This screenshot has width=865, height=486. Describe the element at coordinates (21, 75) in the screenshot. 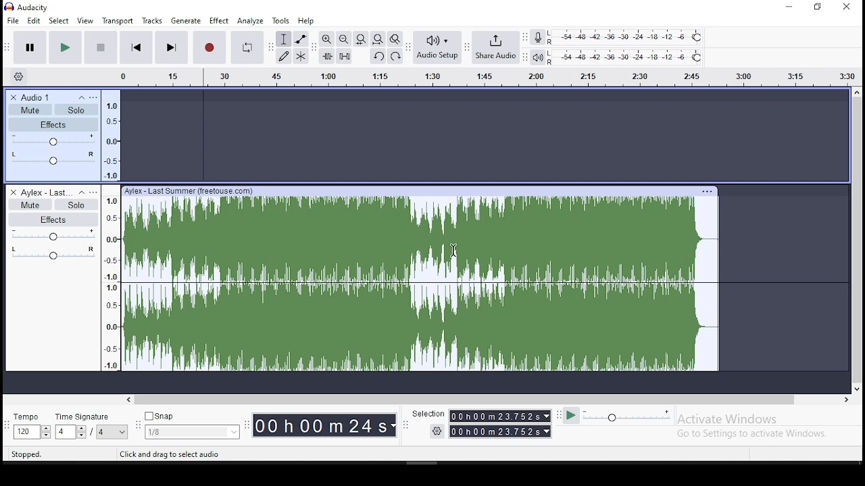

I see `settings` at that location.